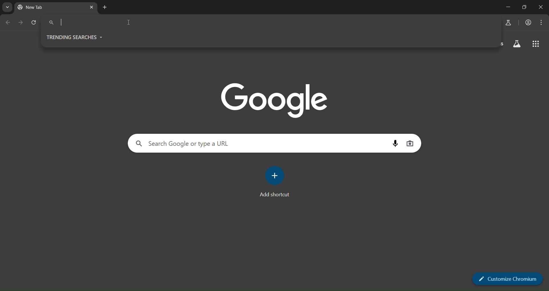 The height and width of the screenshot is (291, 549). I want to click on trending searches, so click(77, 37).